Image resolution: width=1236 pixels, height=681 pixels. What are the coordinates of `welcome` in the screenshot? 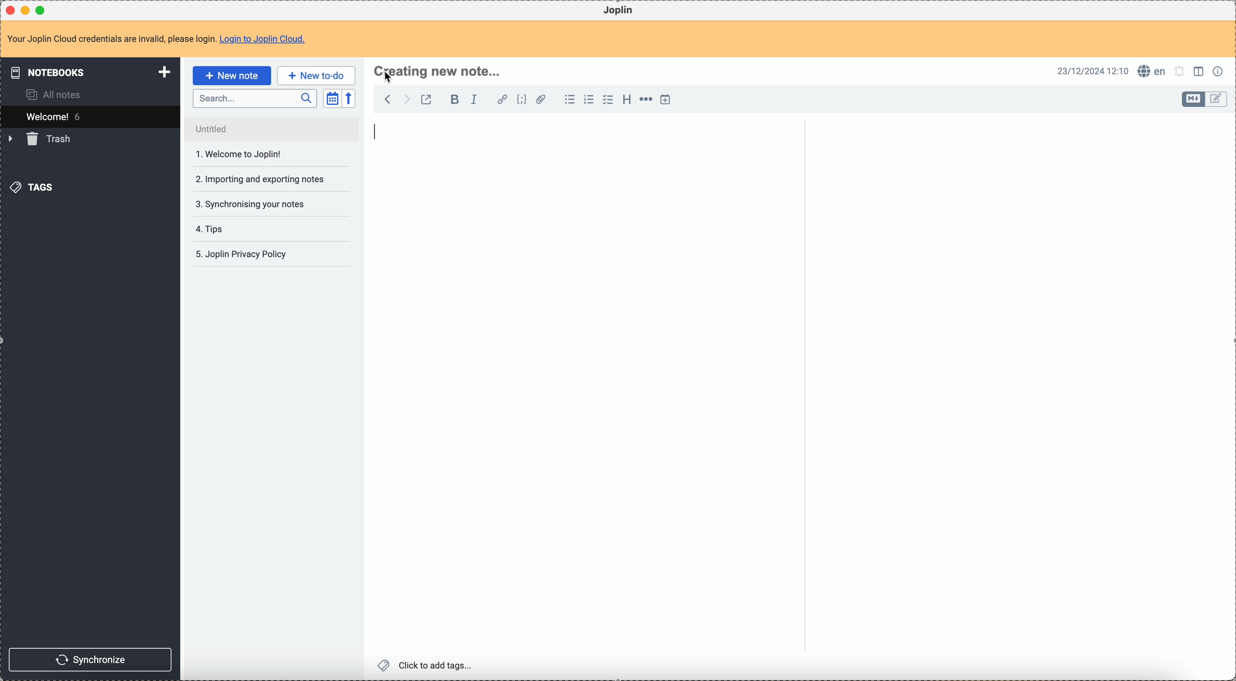 It's located at (89, 116).